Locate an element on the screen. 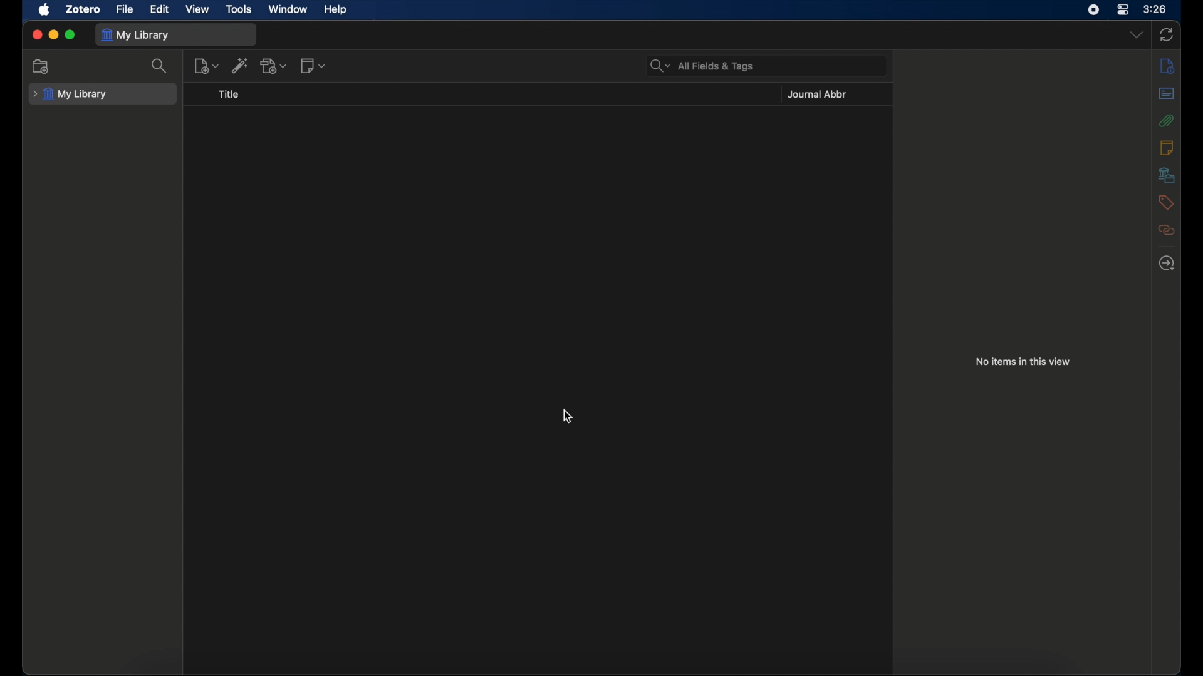  search is located at coordinates (160, 67).